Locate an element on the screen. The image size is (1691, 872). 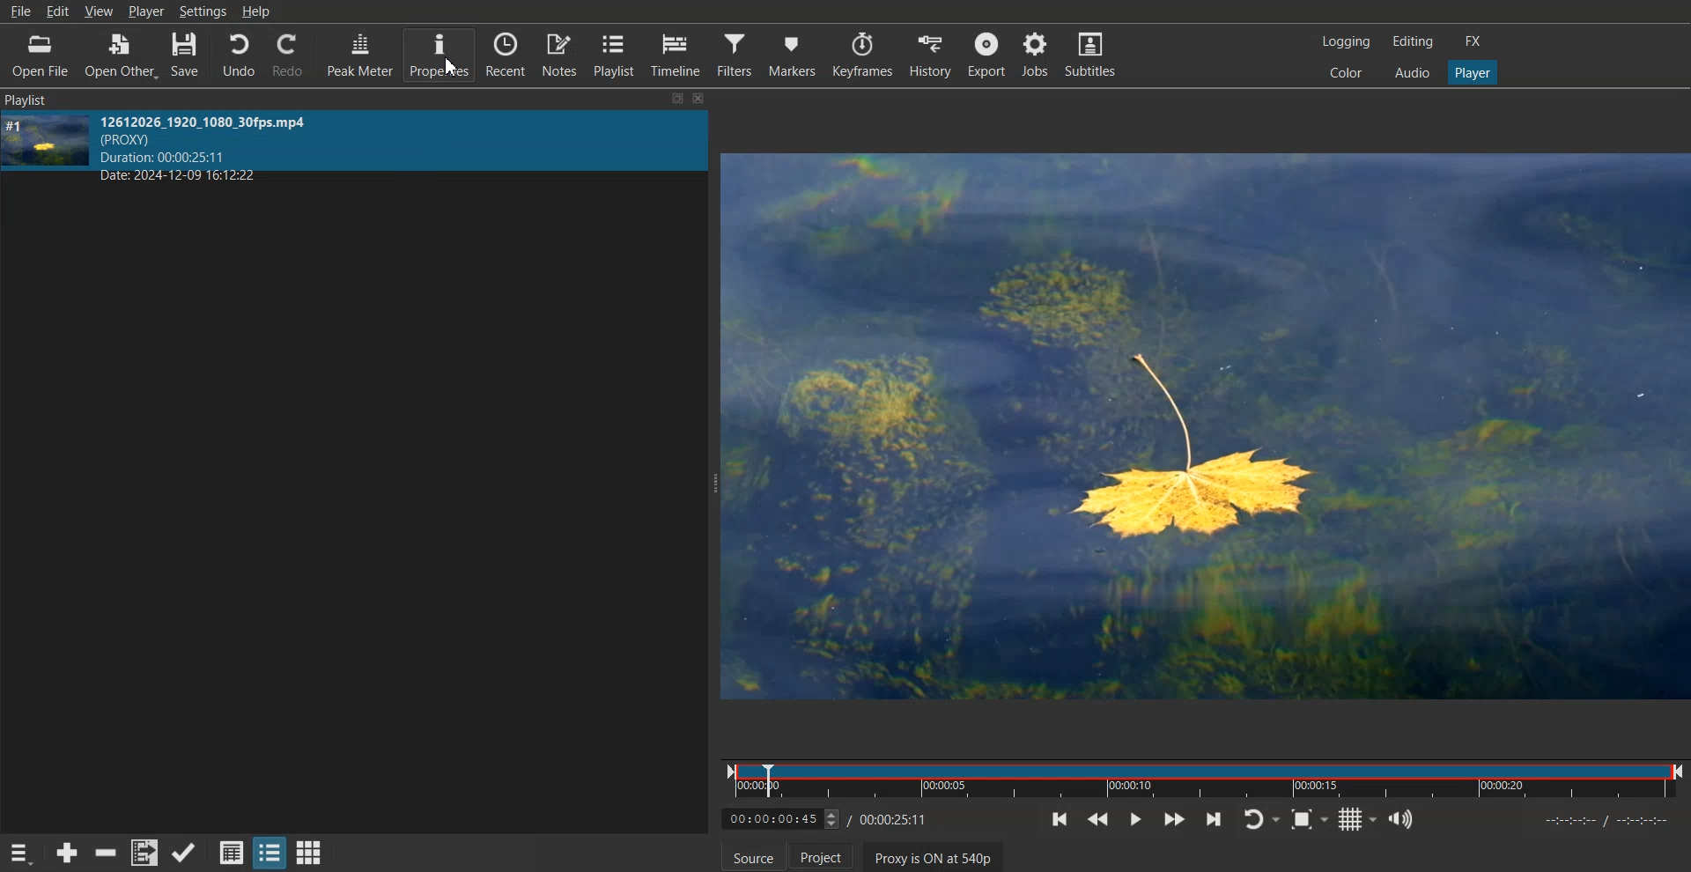
Toggle Zoom is located at coordinates (1310, 819).